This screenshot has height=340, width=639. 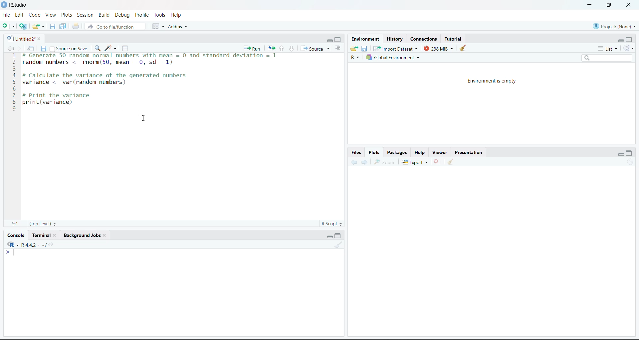 What do you see at coordinates (7, 15) in the screenshot?
I see `File` at bounding box center [7, 15].